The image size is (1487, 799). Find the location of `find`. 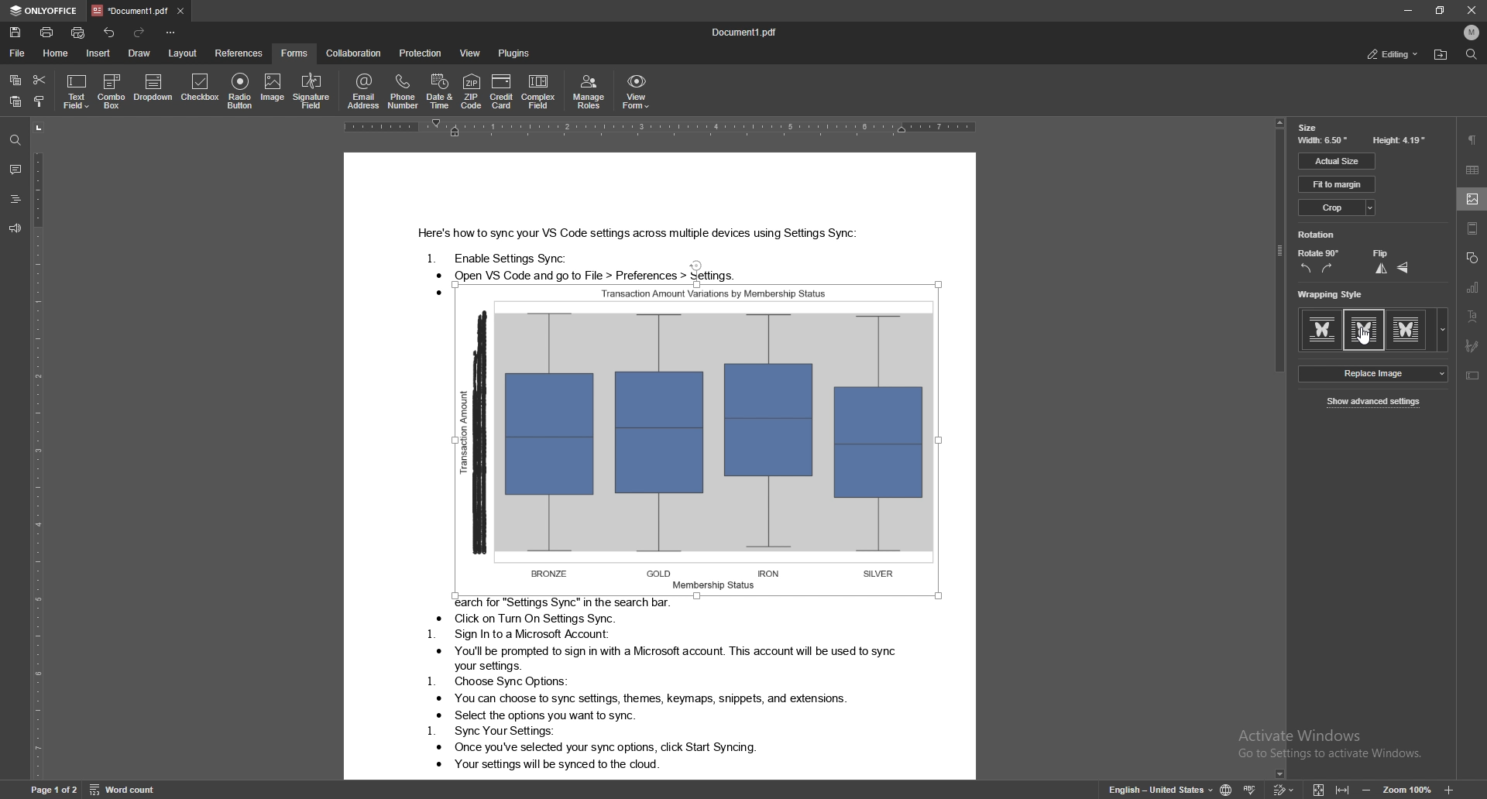

find is located at coordinates (15, 141).